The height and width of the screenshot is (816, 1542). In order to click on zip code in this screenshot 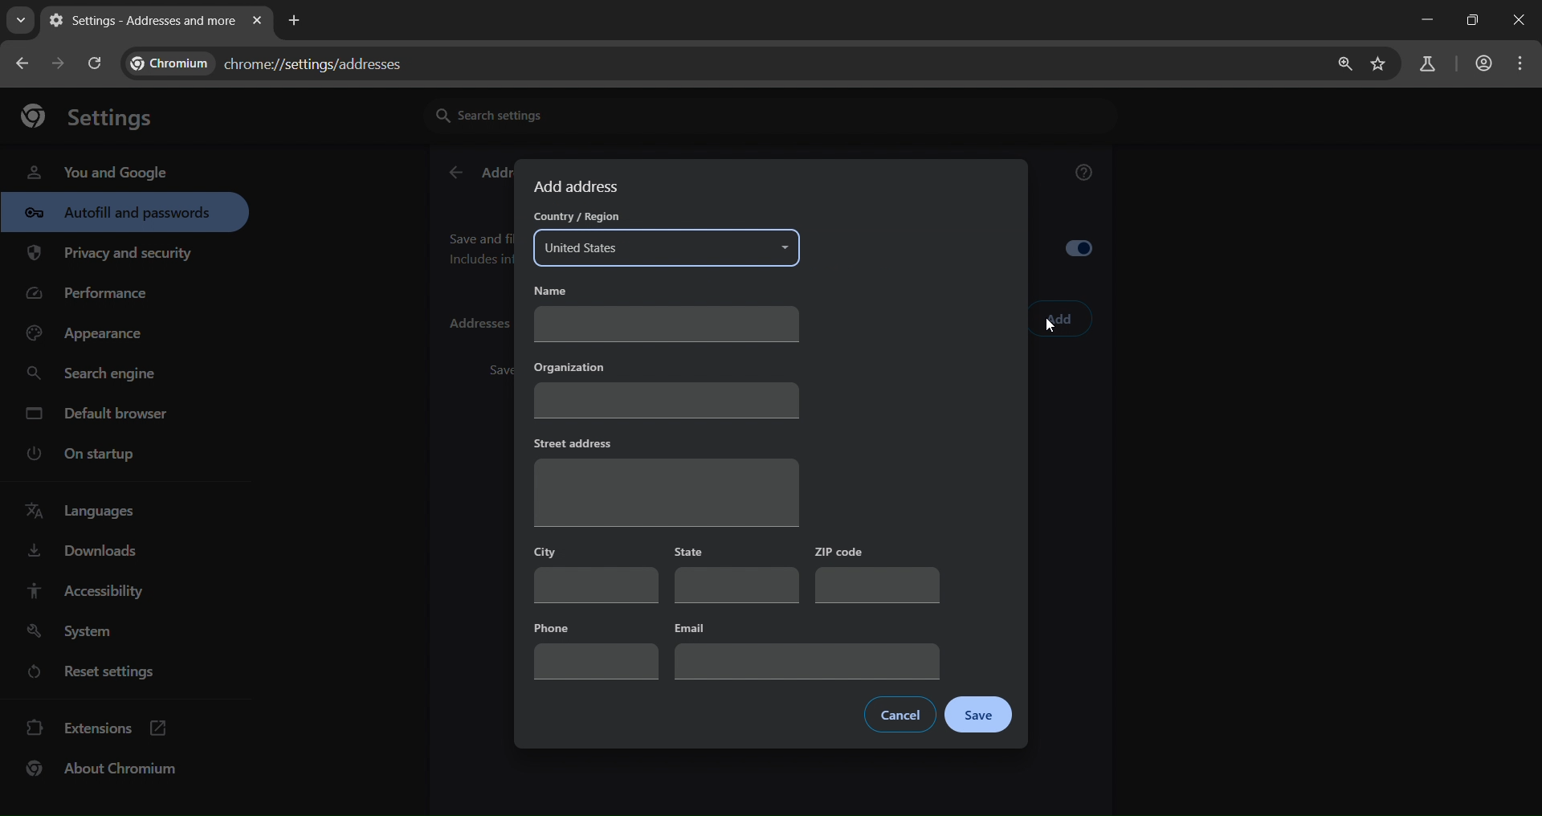, I will do `click(875, 574)`.